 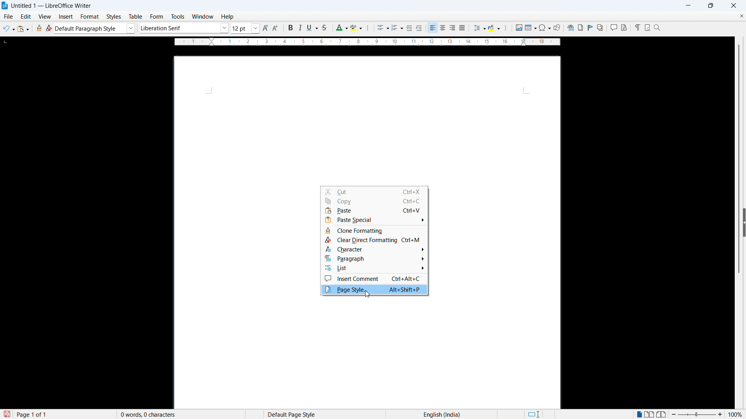 I want to click on Insert cross reference , so click(x=600, y=28).